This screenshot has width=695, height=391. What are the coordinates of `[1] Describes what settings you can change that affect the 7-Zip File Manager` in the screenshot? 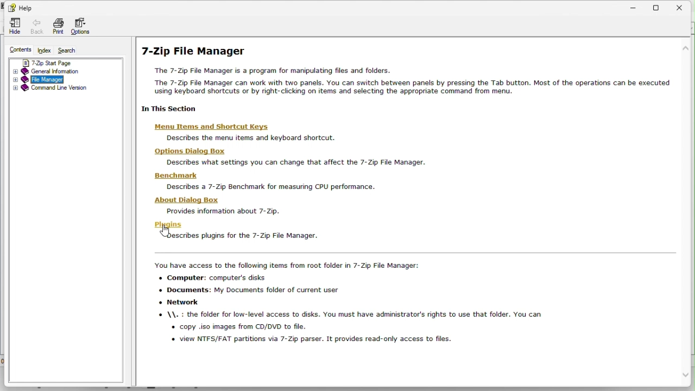 It's located at (295, 163).